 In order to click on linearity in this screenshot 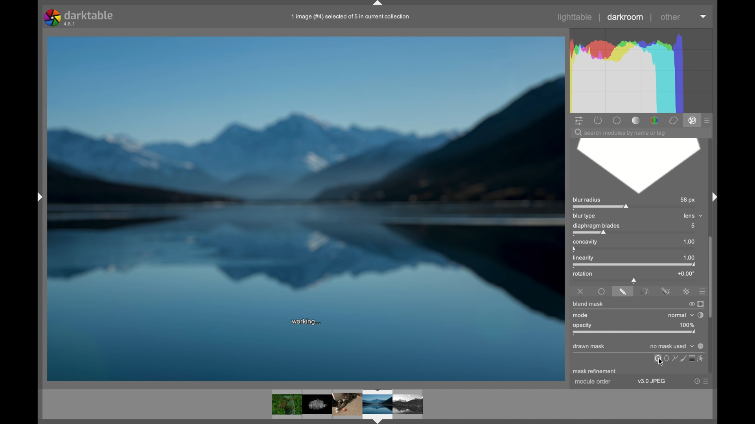, I will do `click(588, 259)`.